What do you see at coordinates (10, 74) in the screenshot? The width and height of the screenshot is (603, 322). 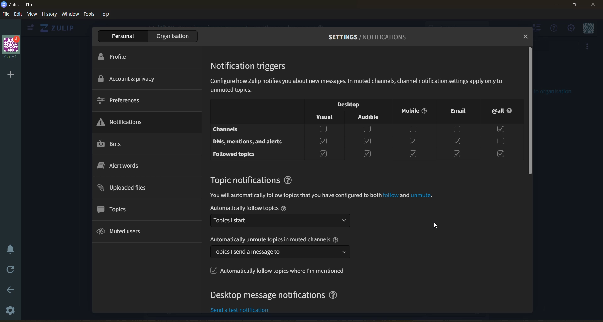 I see `add a new organisation` at bounding box center [10, 74].